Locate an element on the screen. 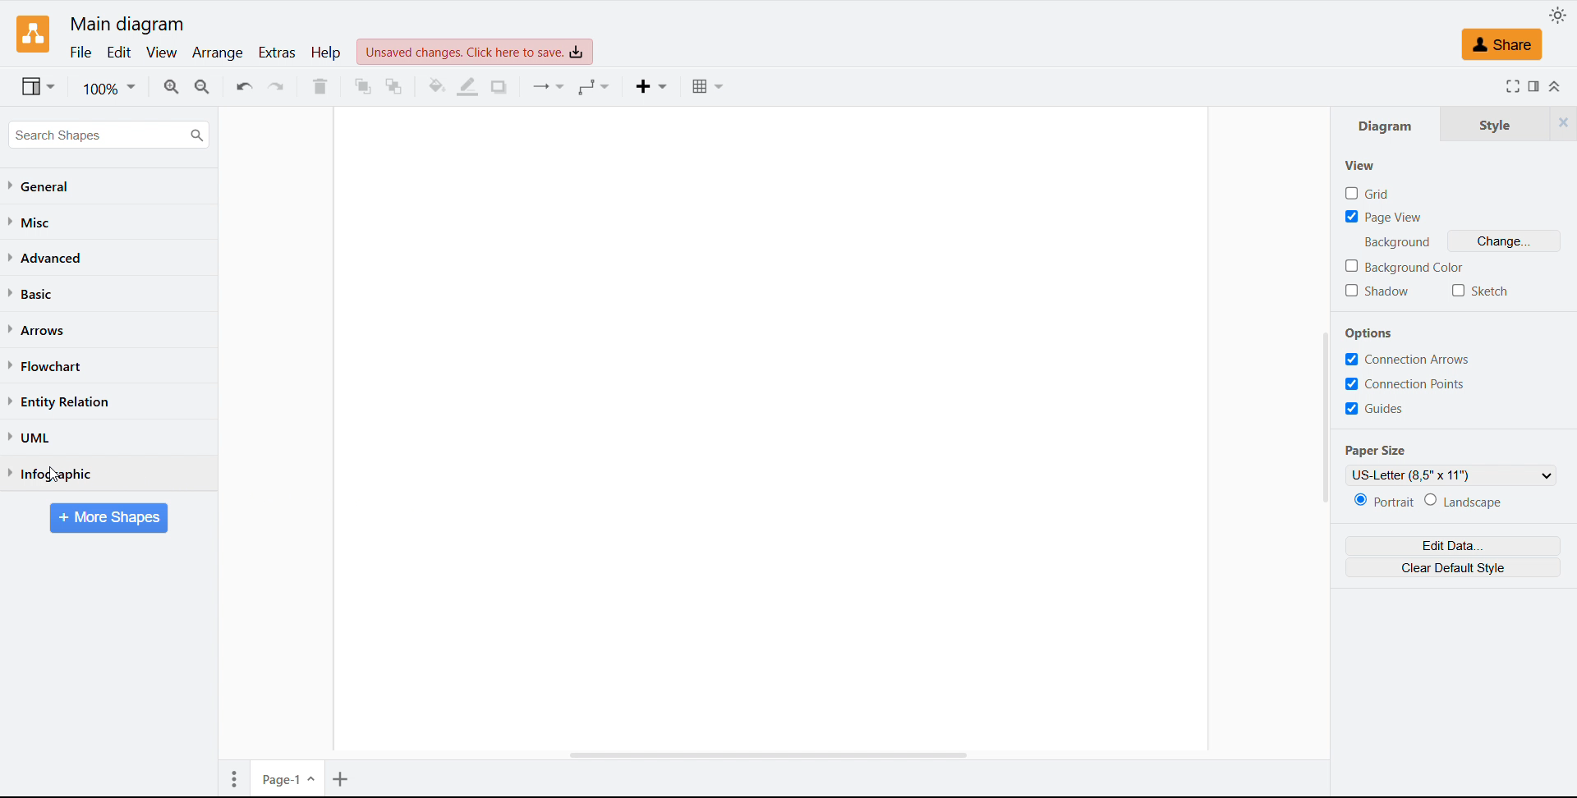 The width and height of the screenshot is (1577, 798). Zoom in  is located at coordinates (171, 85).